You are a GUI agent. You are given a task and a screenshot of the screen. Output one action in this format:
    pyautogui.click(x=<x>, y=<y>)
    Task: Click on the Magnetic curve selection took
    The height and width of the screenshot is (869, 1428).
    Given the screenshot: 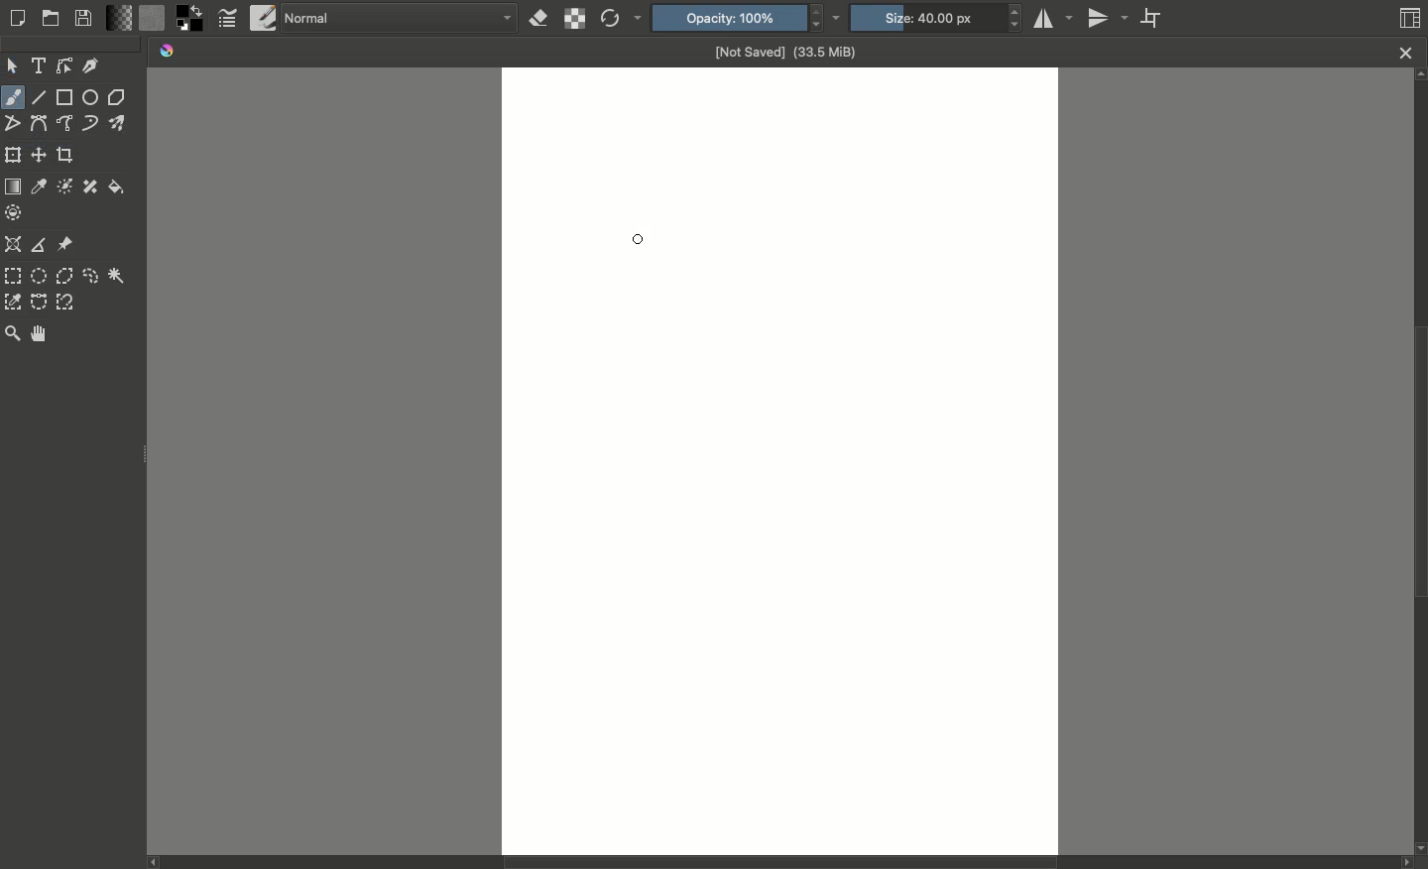 What is the action you would take?
    pyautogui.click(x=65, y=302)
    